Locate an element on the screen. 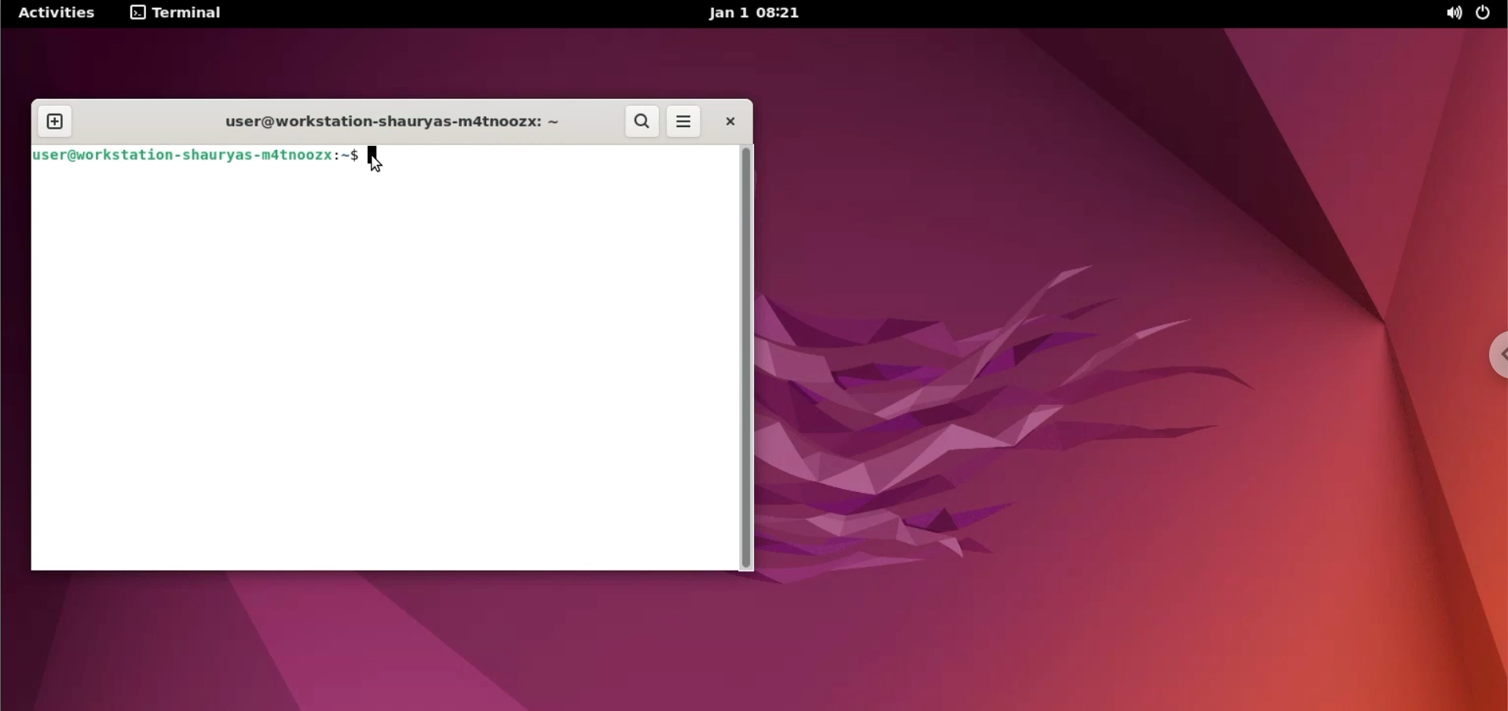 This screenshot has height=711, width=1508. power options is located at coordinates (1487, 14).